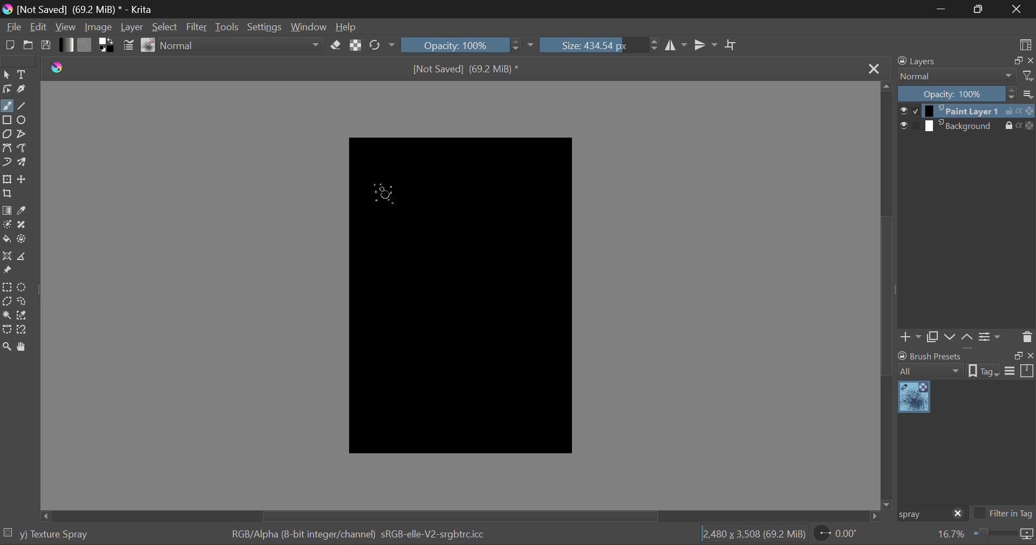 Image resolution: width=1036 pixels, height=545 pixels. I want to click on Bezier Curve, so click(6, 147).